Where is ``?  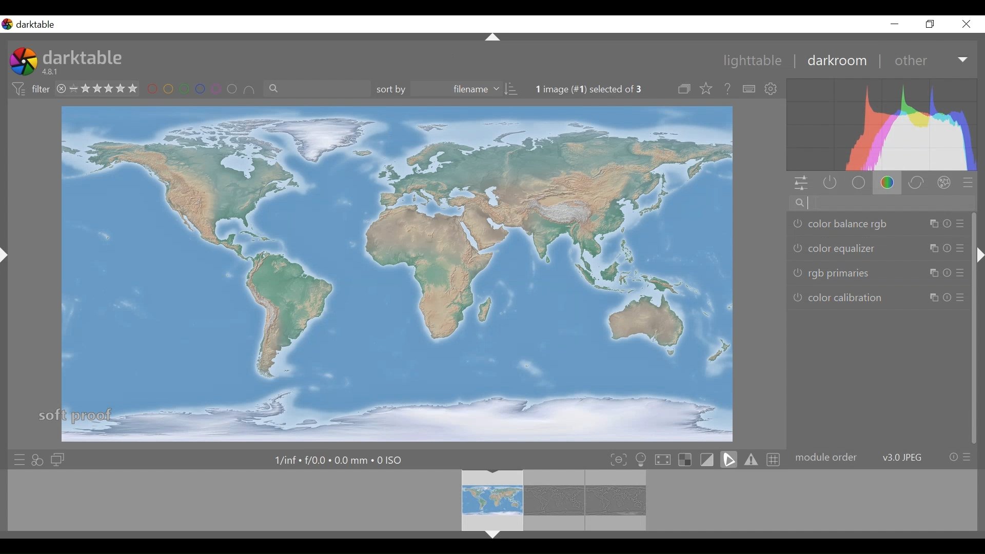
 is located at coordinates (493, 537).